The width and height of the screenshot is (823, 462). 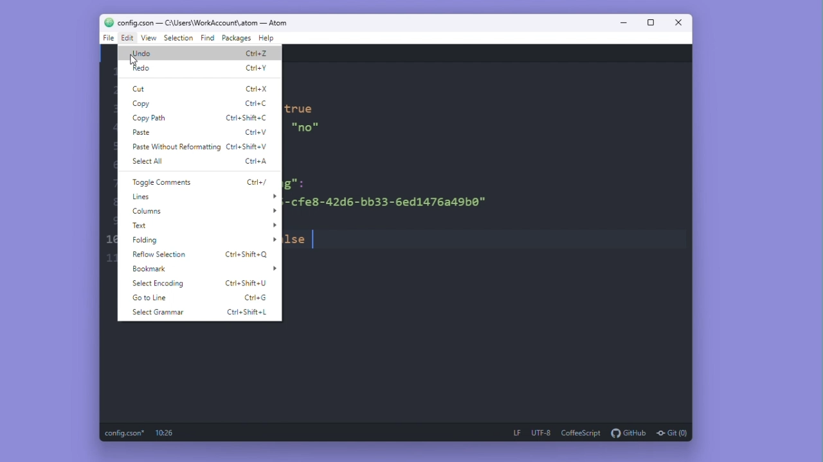 I want to click on lines, so click(x=202, y=196).